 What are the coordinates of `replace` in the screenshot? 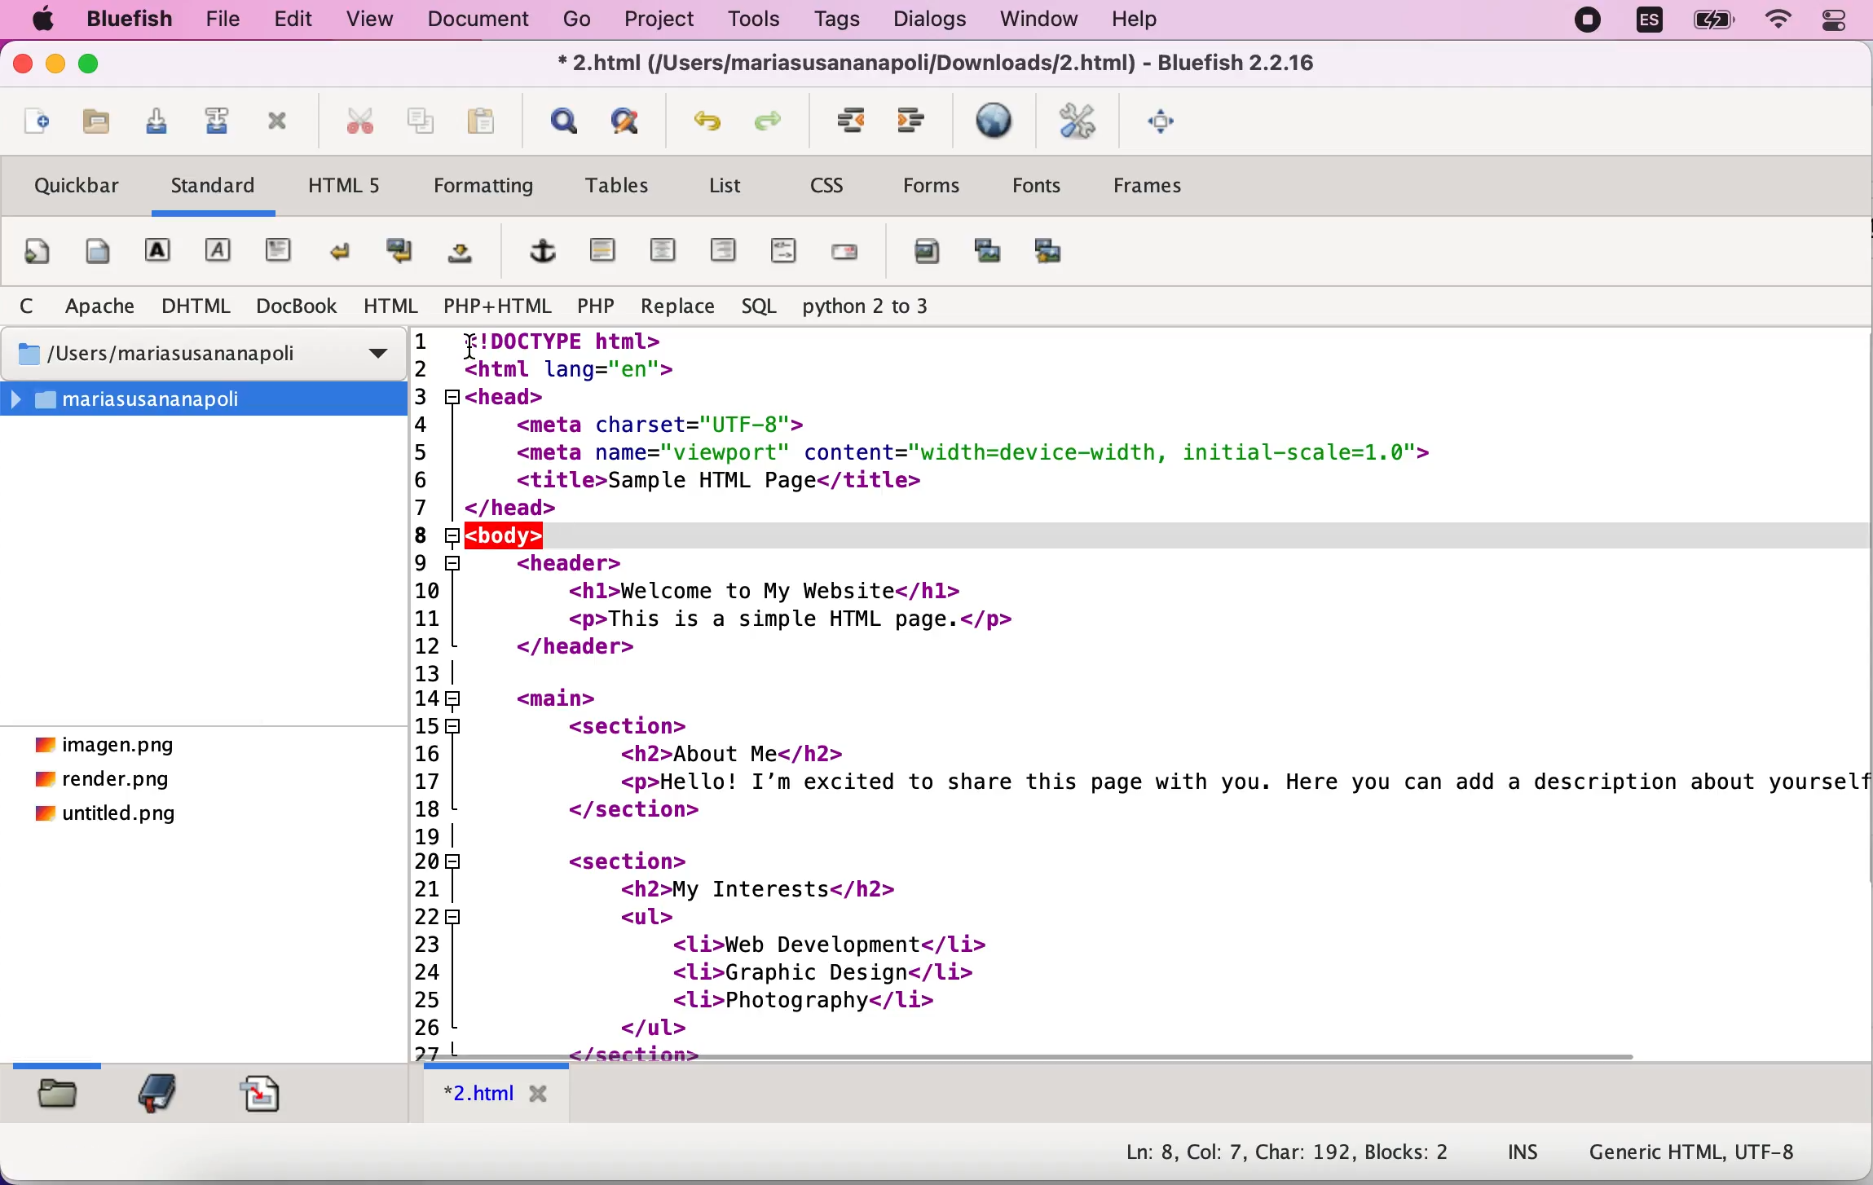 It's located at (674, 306).